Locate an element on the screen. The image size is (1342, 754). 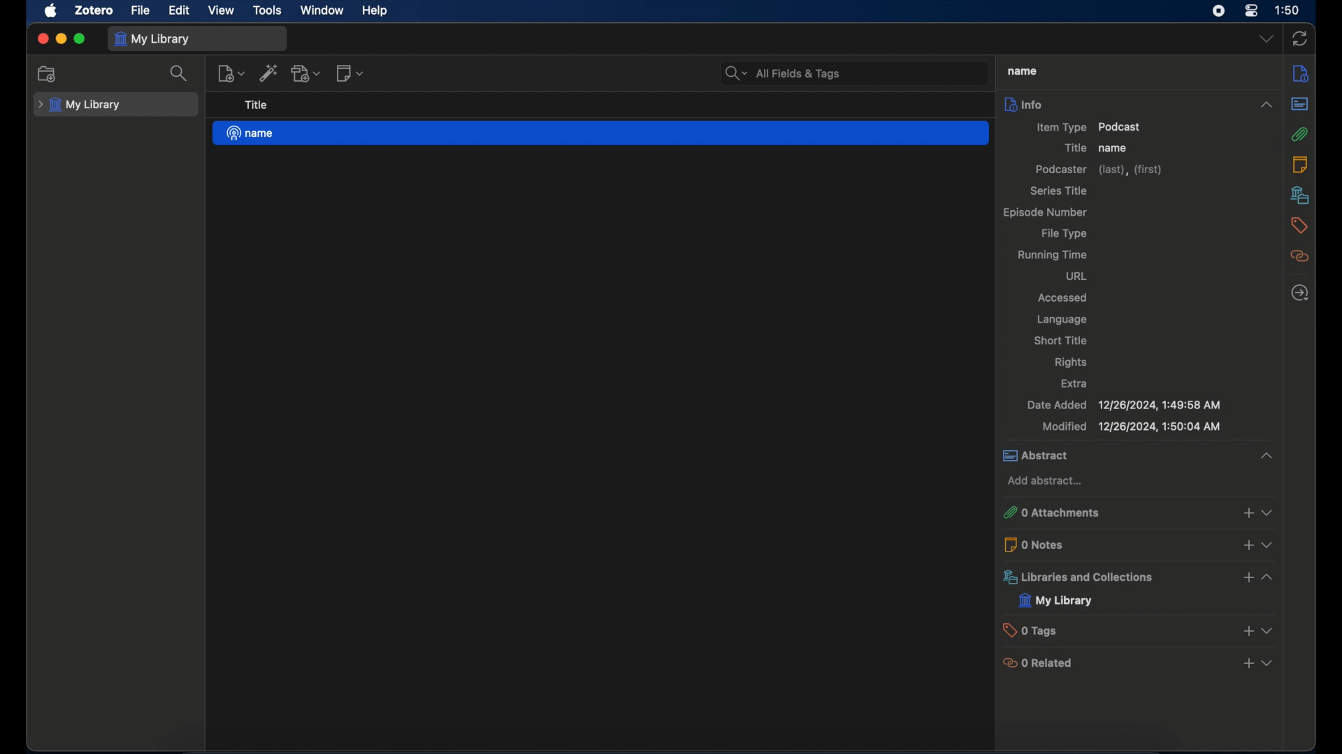
add item by identifier is located at coordinates (269, 73).